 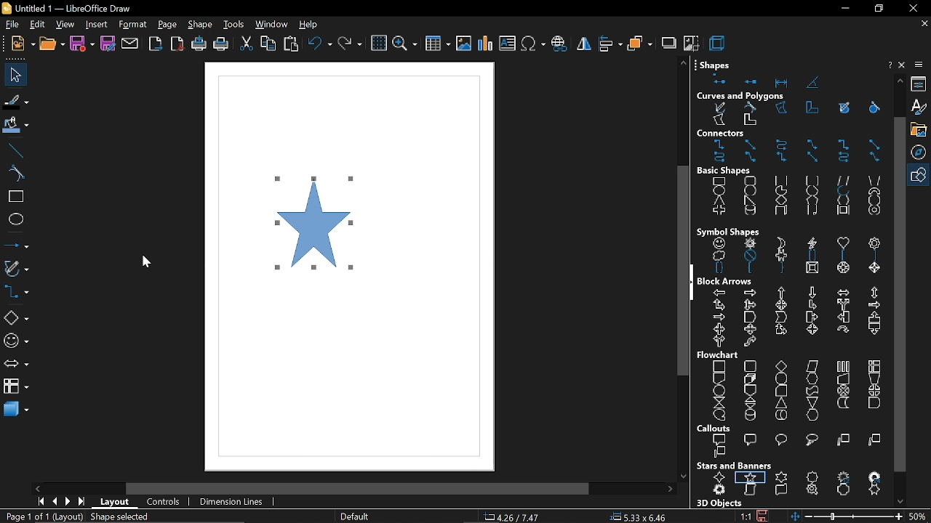 What do you see at coordinates (25, 516) in the screenshot?
I see `current page` at bounding box center [25, 516].